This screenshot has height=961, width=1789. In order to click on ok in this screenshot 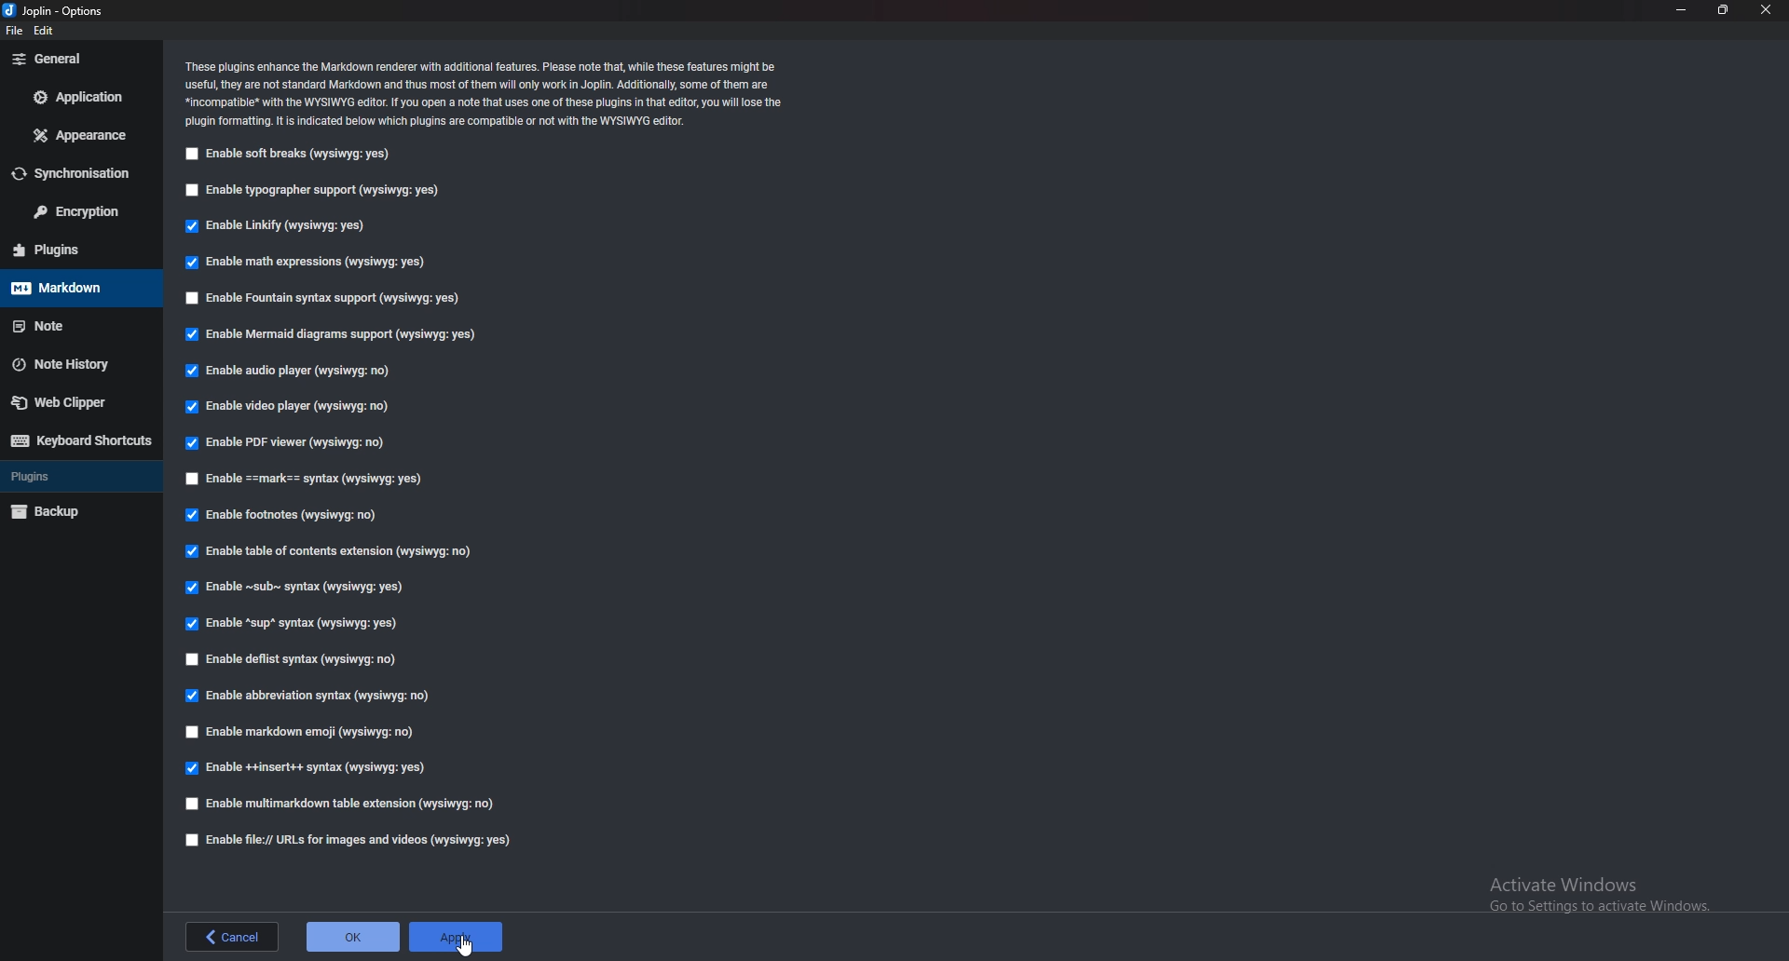, I will do `click(354, 937)`.